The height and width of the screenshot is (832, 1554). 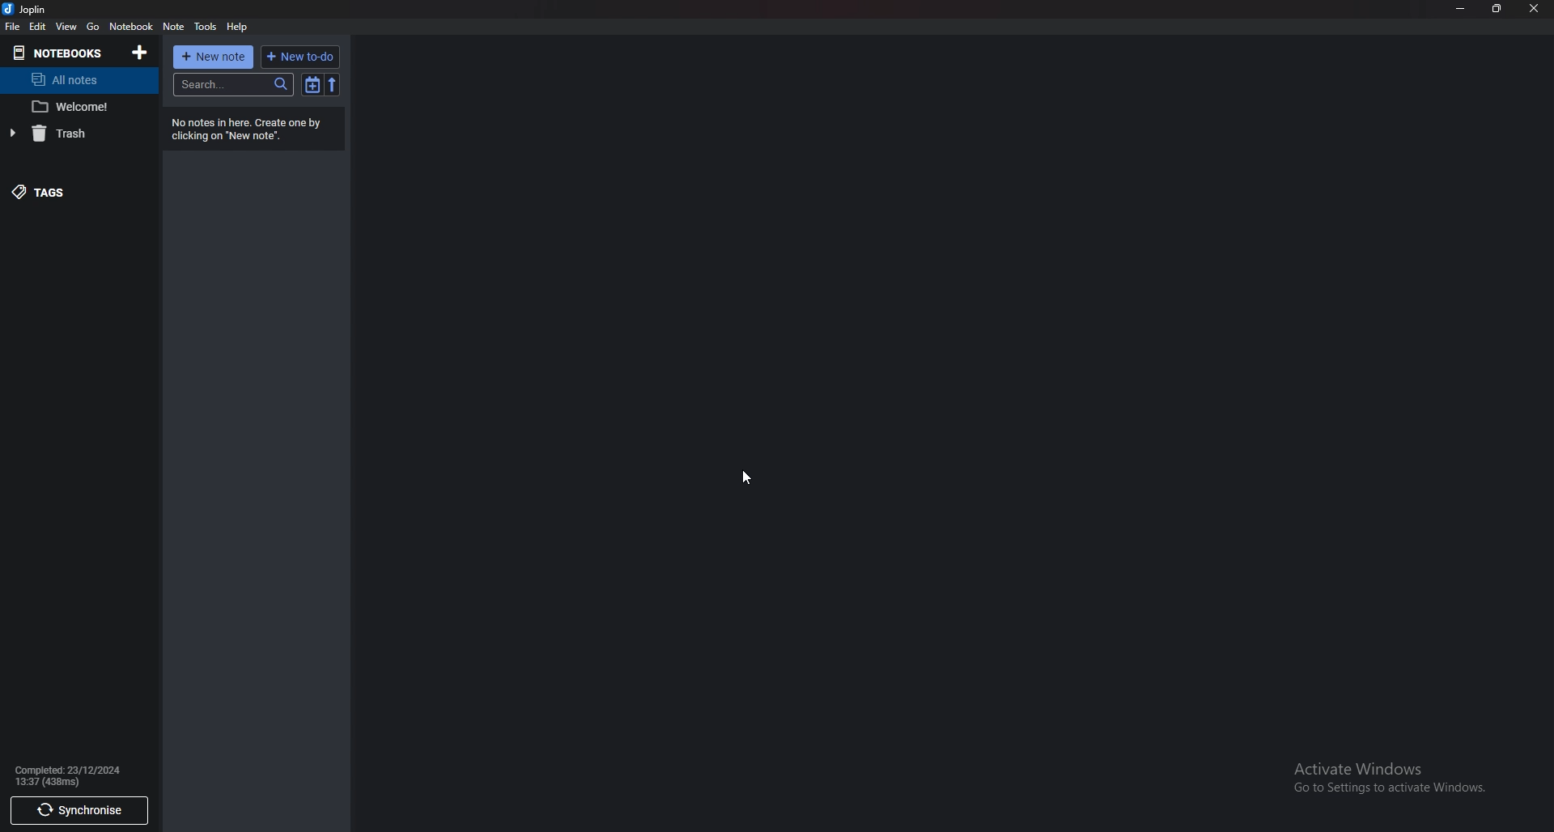 What do you see at coordinates (314, 85) in the screenshot?
I see `Toggle sort order` at bounding box center [314, 85].